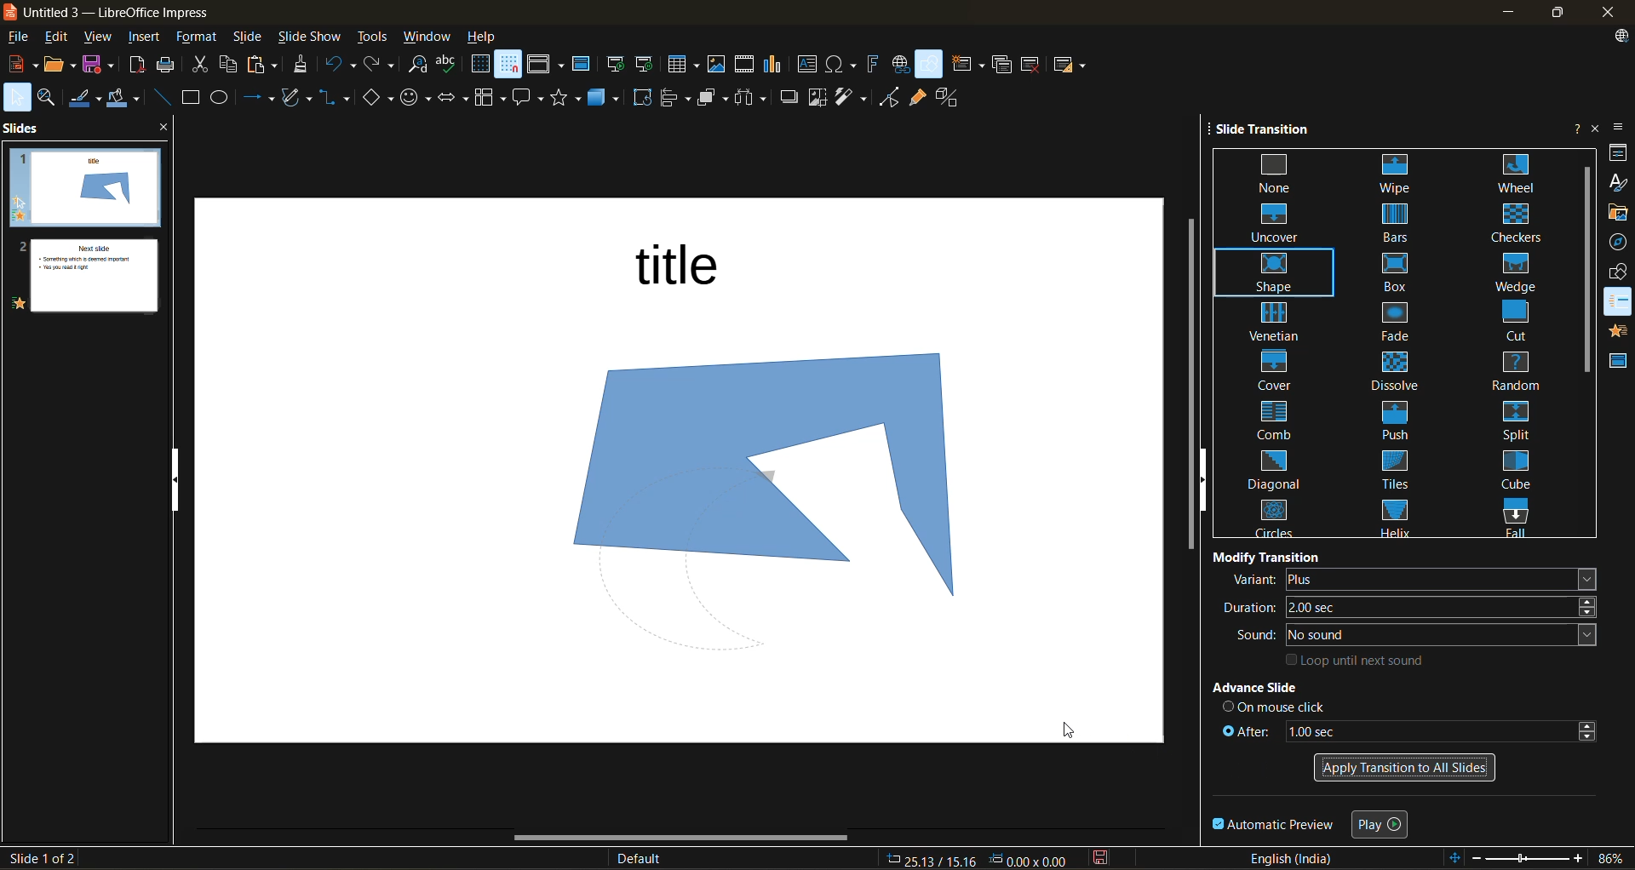  What do you see at coordinates (263, 66) in the screenshot?
I see `paste` at bounding box center [263, 66].